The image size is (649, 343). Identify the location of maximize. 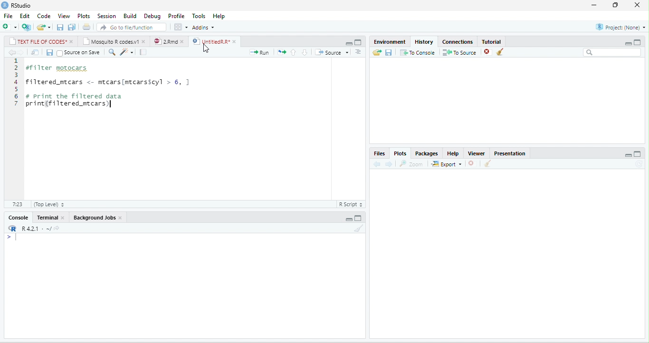
(358, 219).